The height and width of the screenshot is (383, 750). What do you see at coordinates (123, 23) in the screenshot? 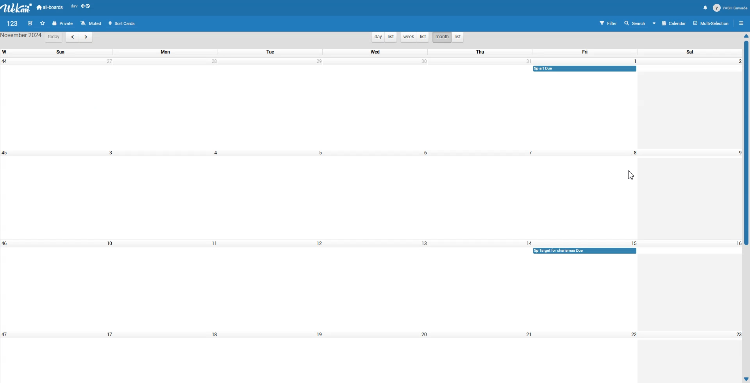
I see `Sort Cards` at bounding box center [123, 23].